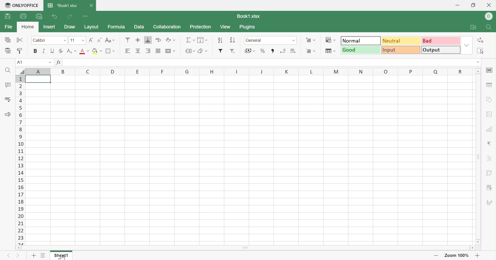  I want to click on Book.xlsx, so click(62, 5).